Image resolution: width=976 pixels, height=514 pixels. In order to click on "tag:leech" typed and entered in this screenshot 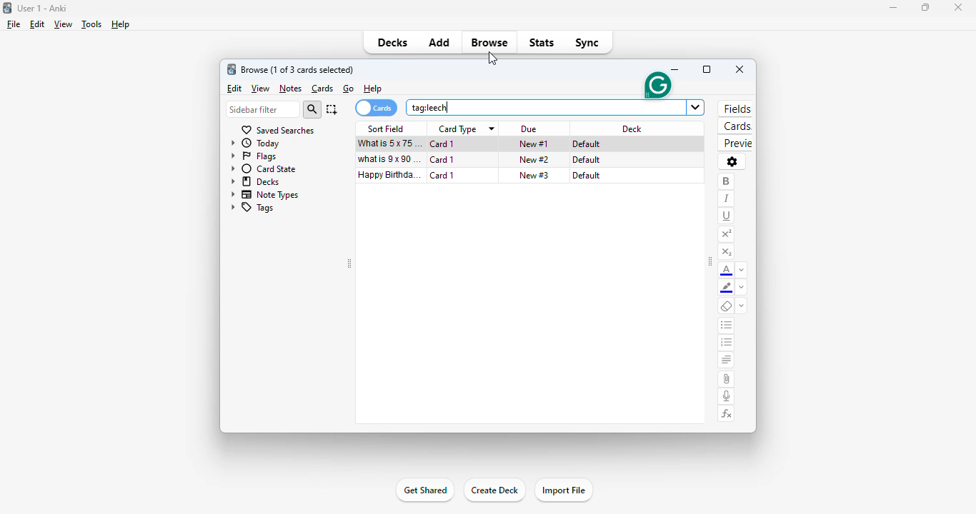, I will do `click(430, 107)`.